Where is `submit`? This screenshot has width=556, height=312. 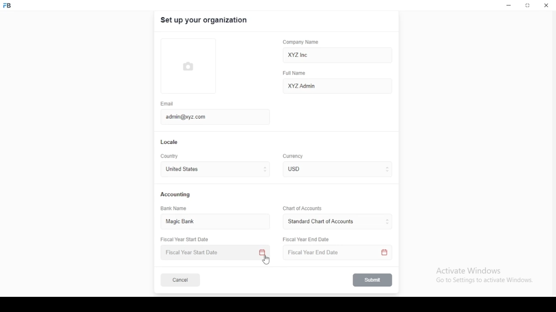
submit is located at coordinates (373, 280).